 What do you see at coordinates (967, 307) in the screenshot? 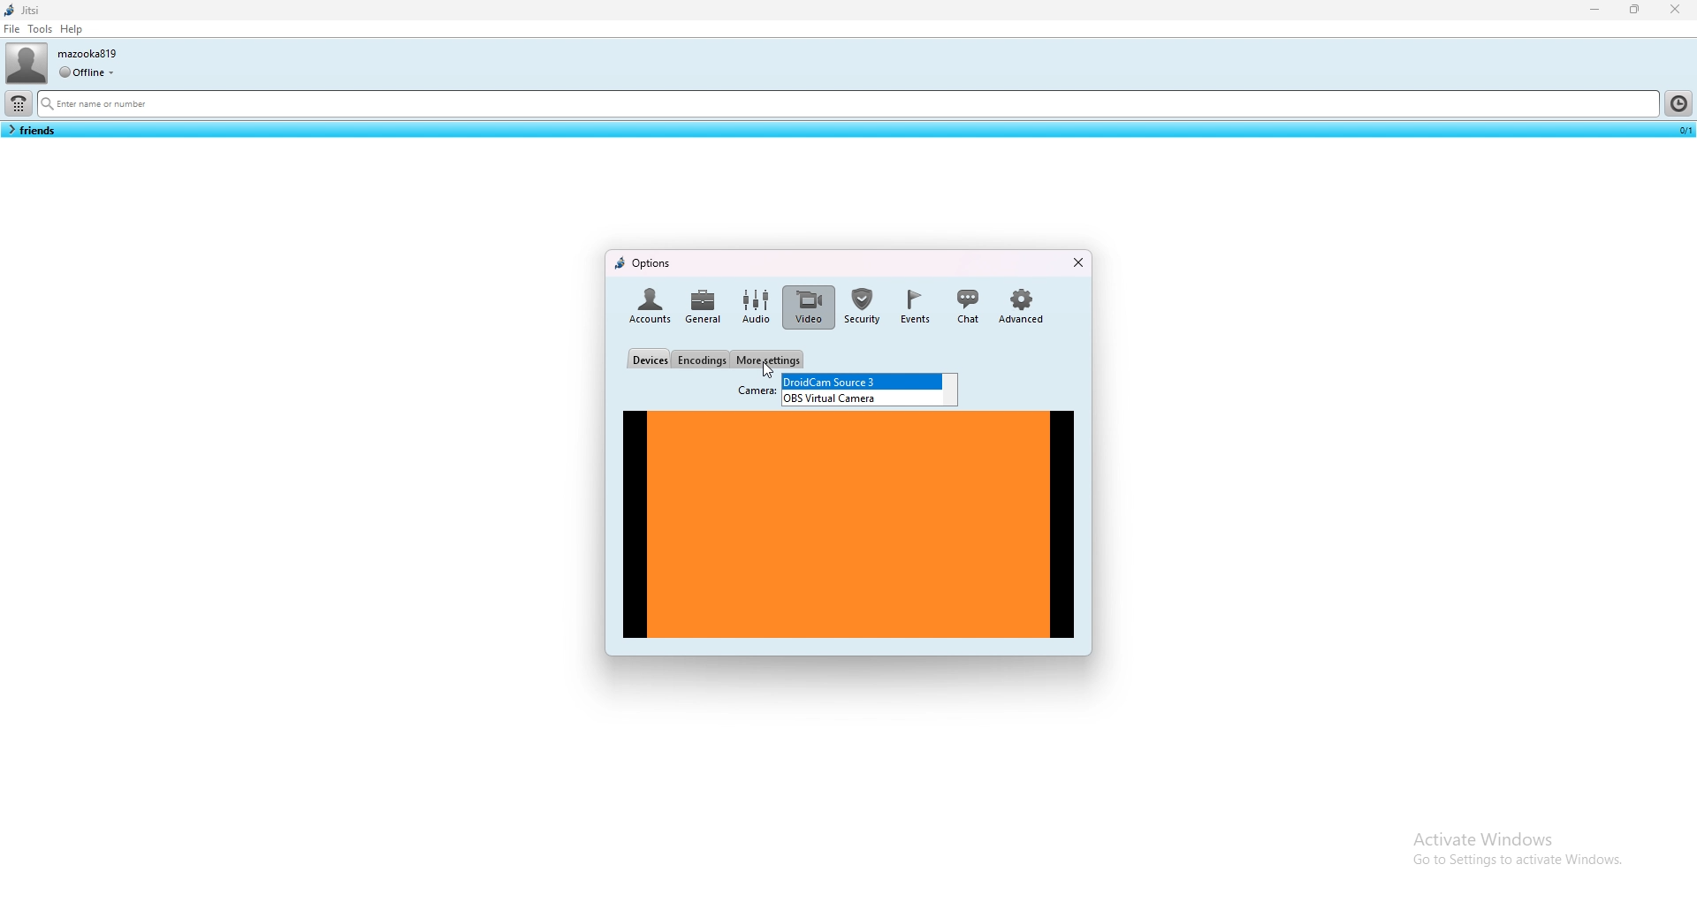
I see `chat` at bounding box center [967, 307].